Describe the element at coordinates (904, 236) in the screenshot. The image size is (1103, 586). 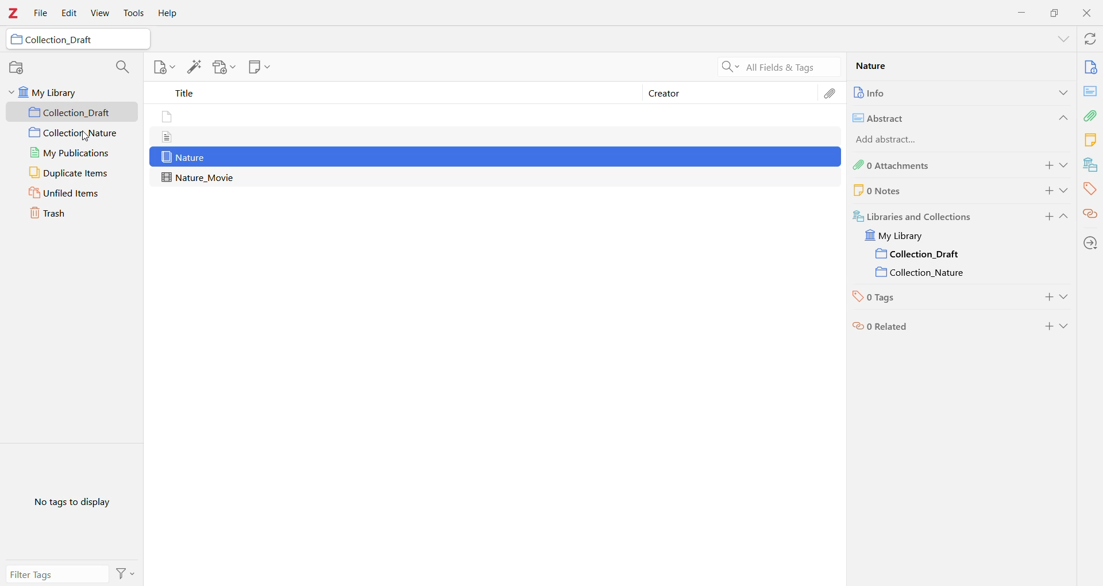
I see `Current Library` at that location.